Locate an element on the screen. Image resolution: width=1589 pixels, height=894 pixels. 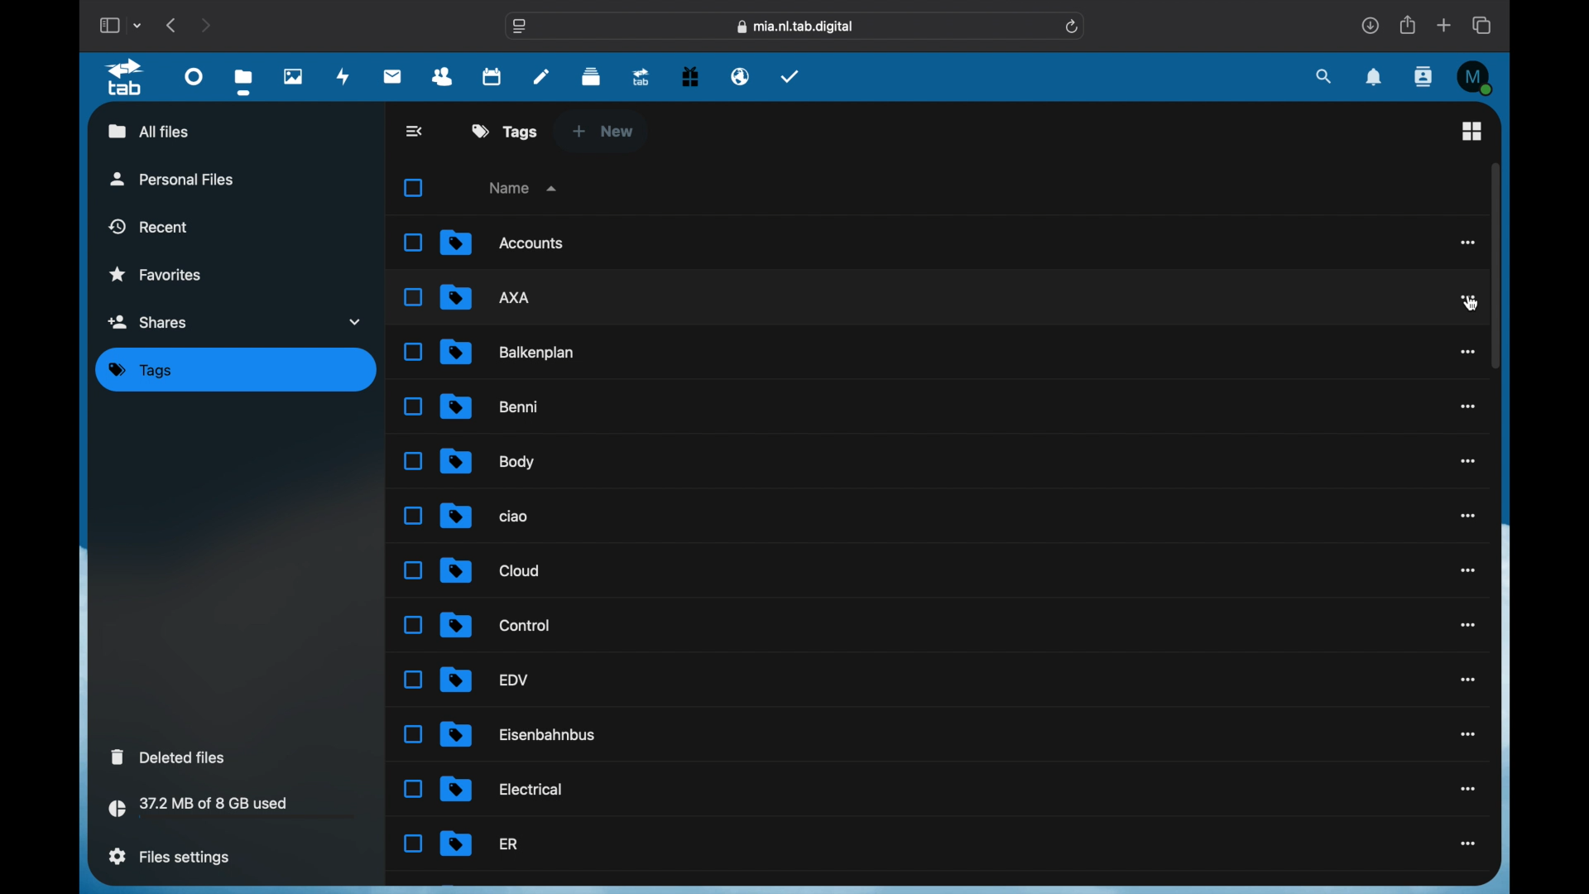
cursor is located at coordinates (1472, 304).